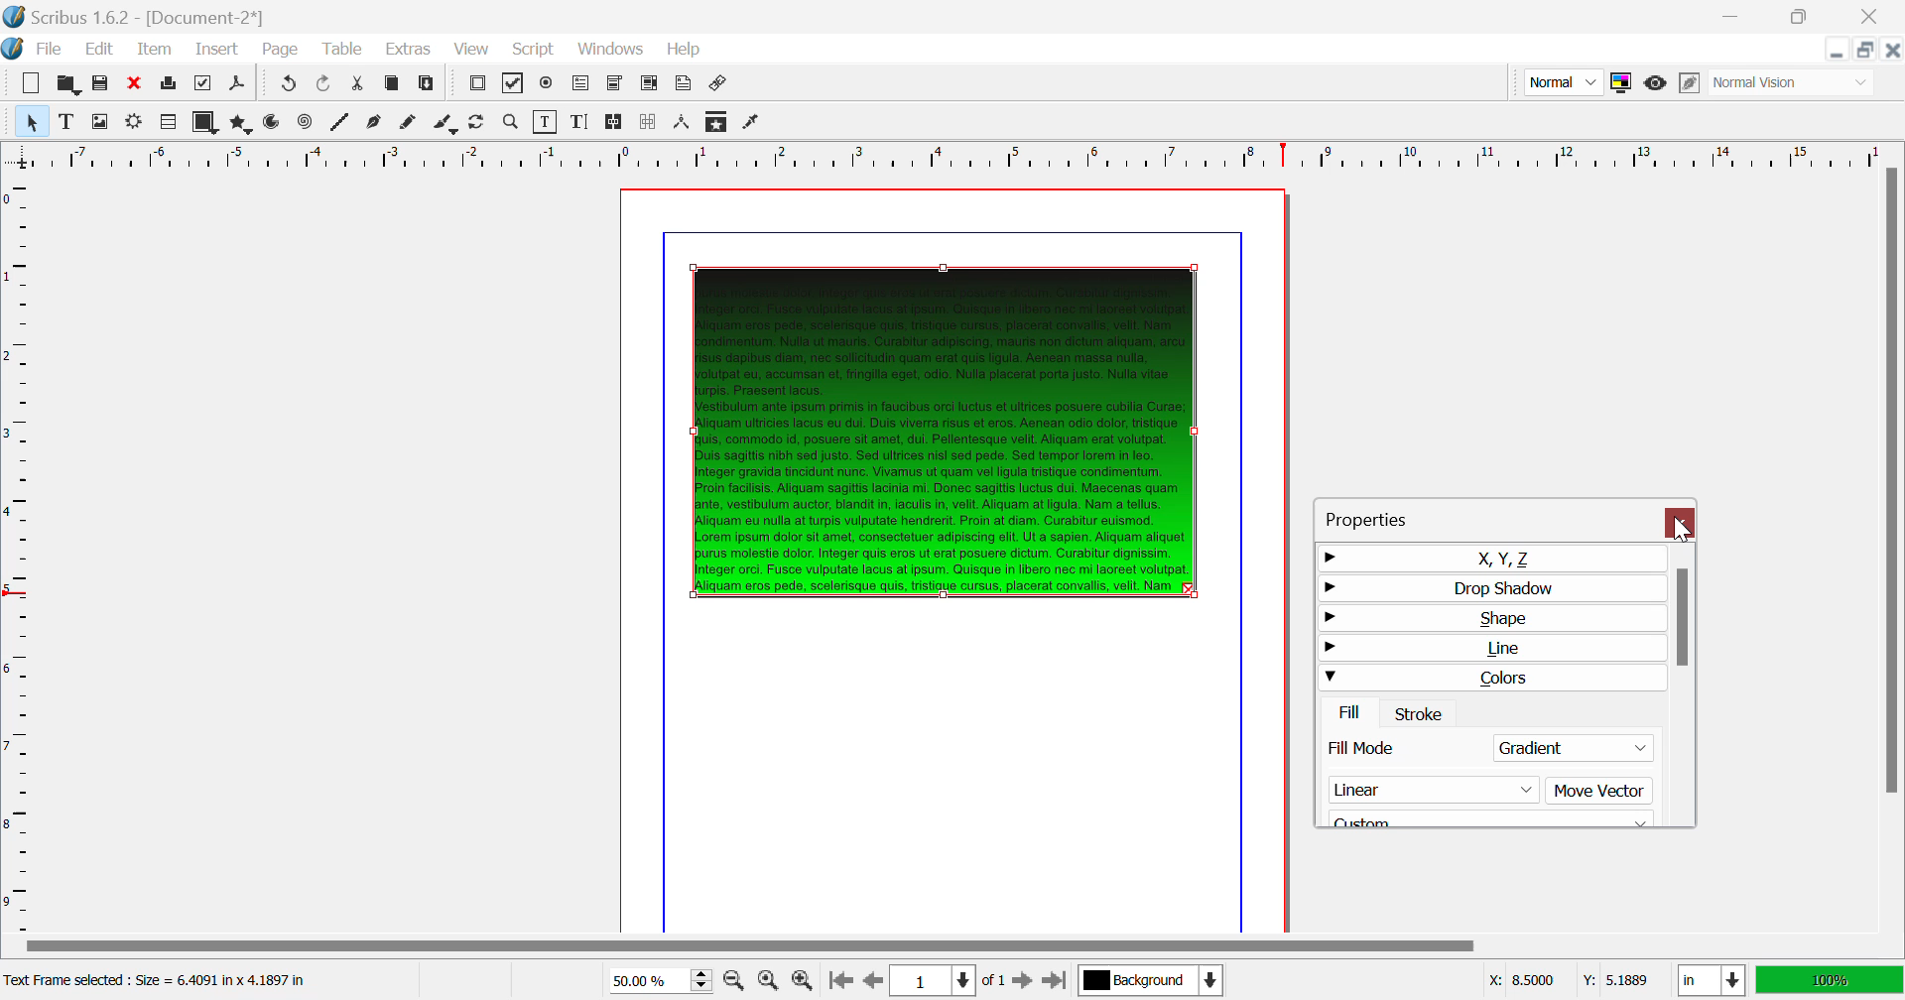 This screenshot has width=1905, height=1000. What do you see at coordinates (736, 979) in the screenshot?
I see `Zoom Out` at bounding box center [736, 979].